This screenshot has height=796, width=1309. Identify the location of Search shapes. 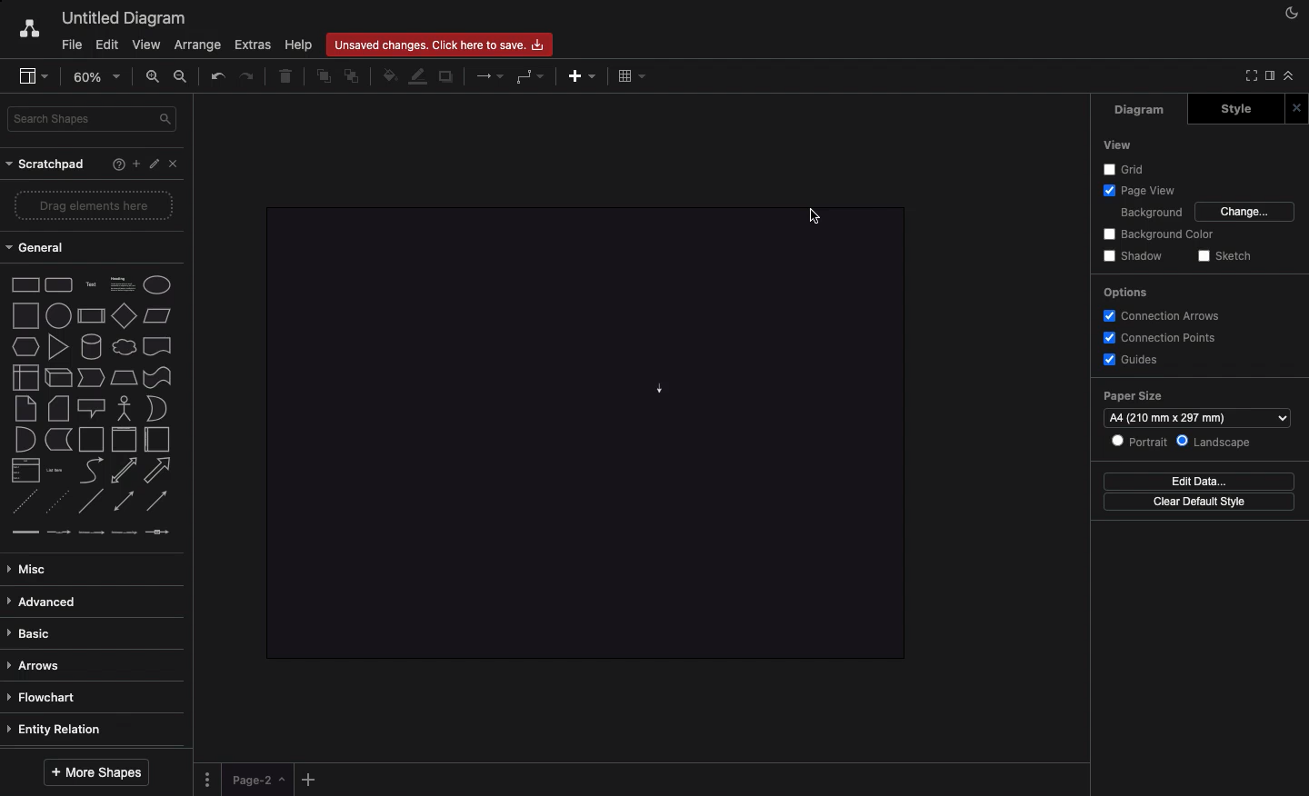
(92, 120).